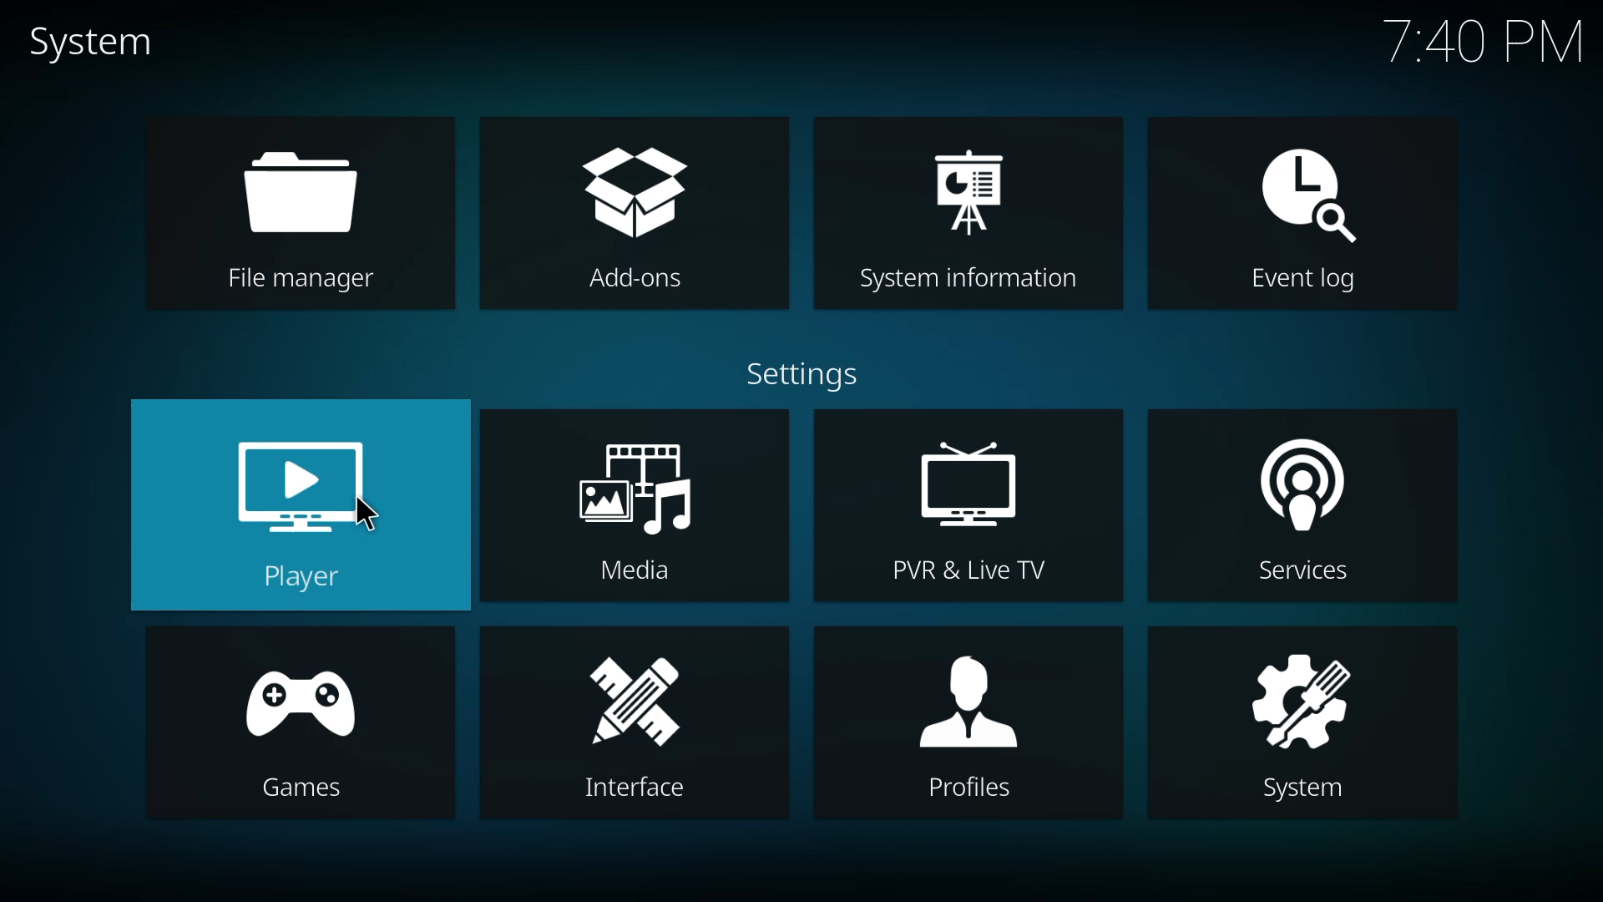  I want to click on system information, so click(965, 219).